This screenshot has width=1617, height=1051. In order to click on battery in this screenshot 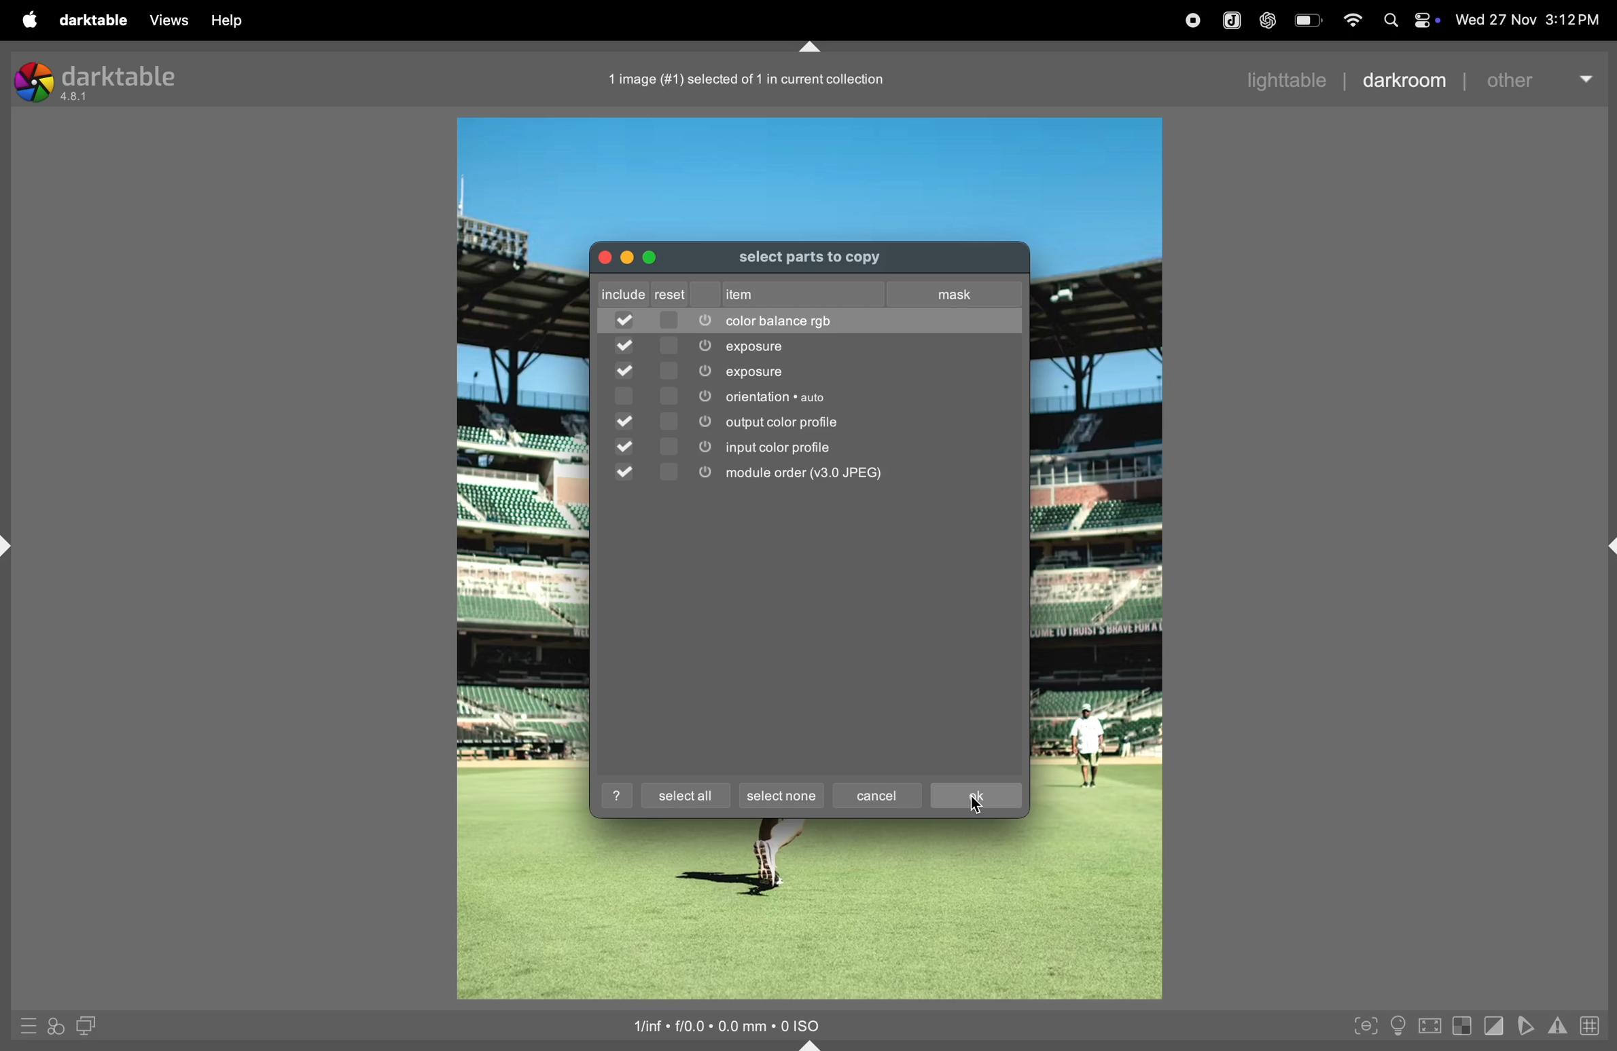, I will do `click(1309, 19)`.